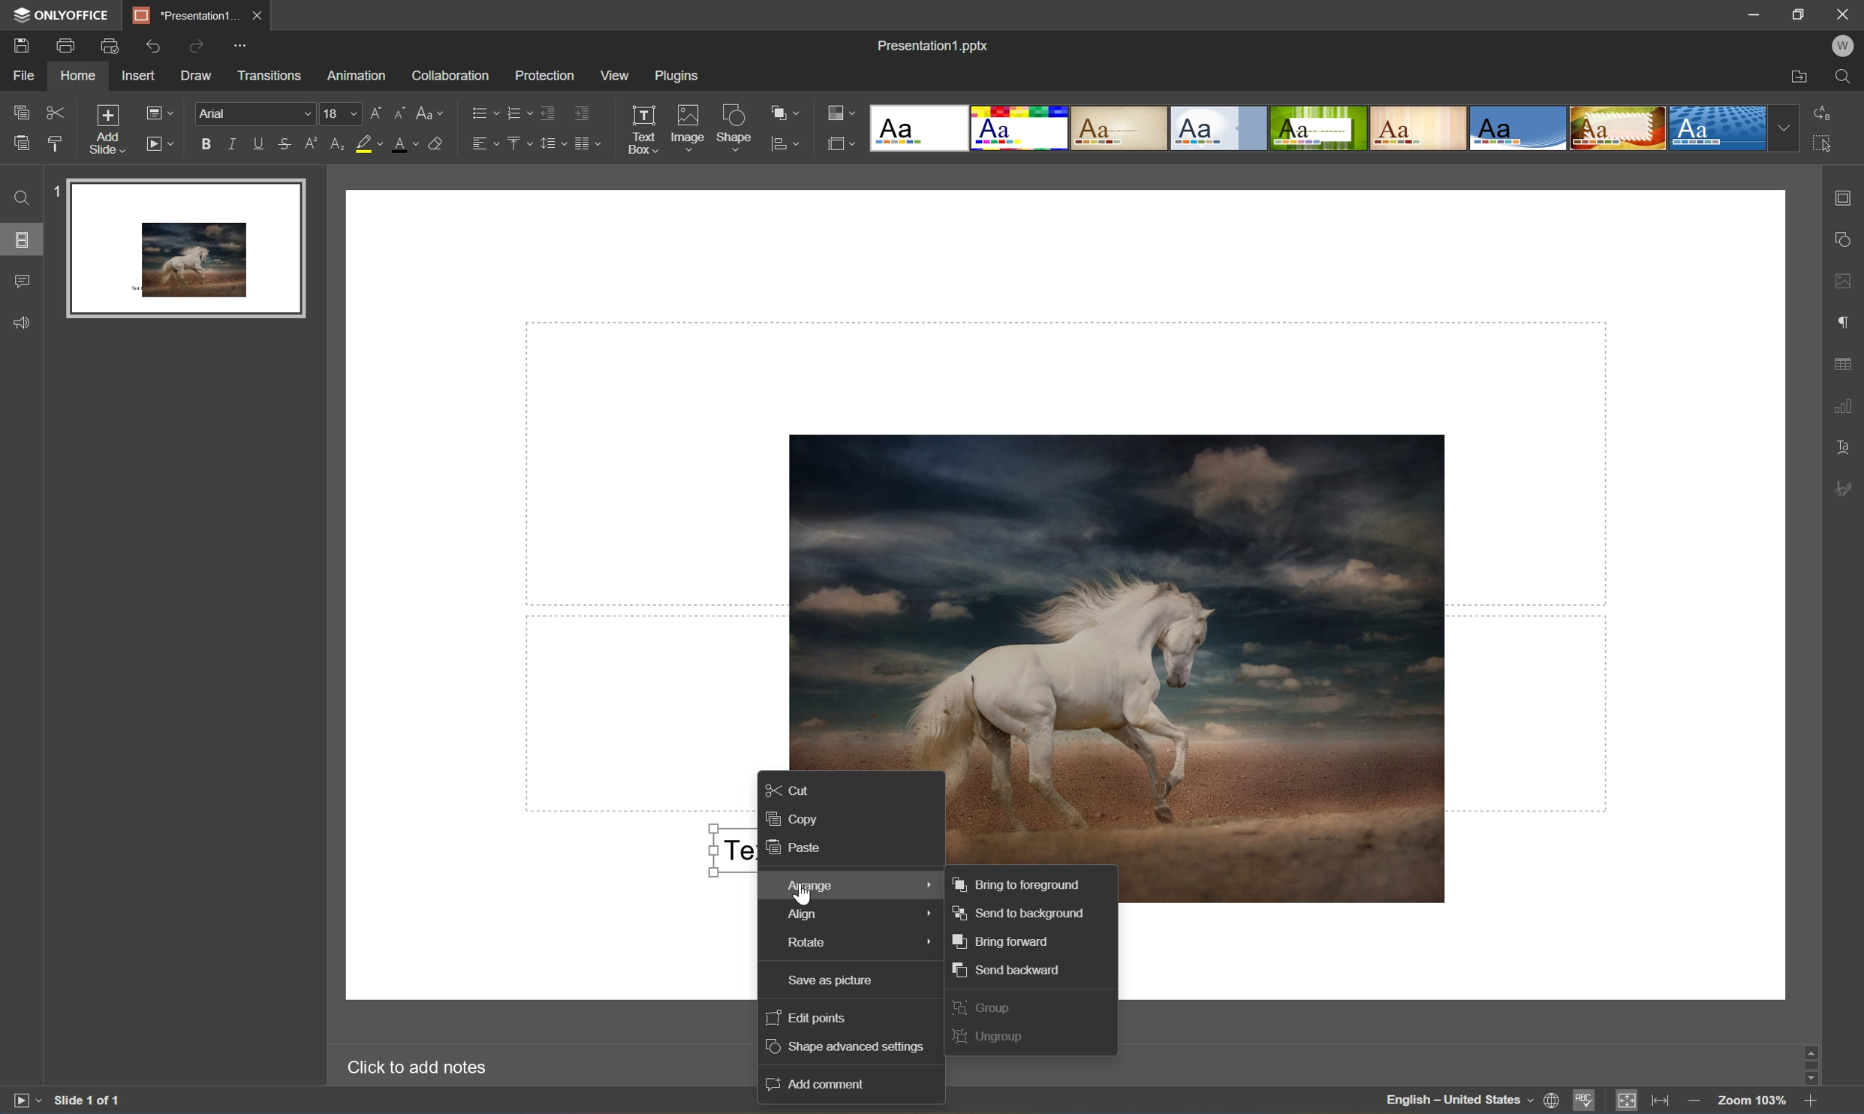  What do you see at coordinates (183, 15) in the screenshot?
I see `Presentation1...` at bounding box center [183, 15].